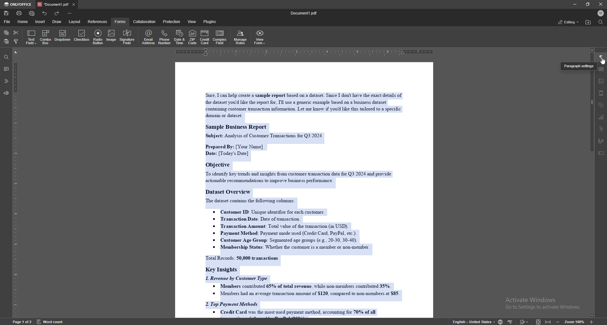  I want to click on protection, so click(172, 21).